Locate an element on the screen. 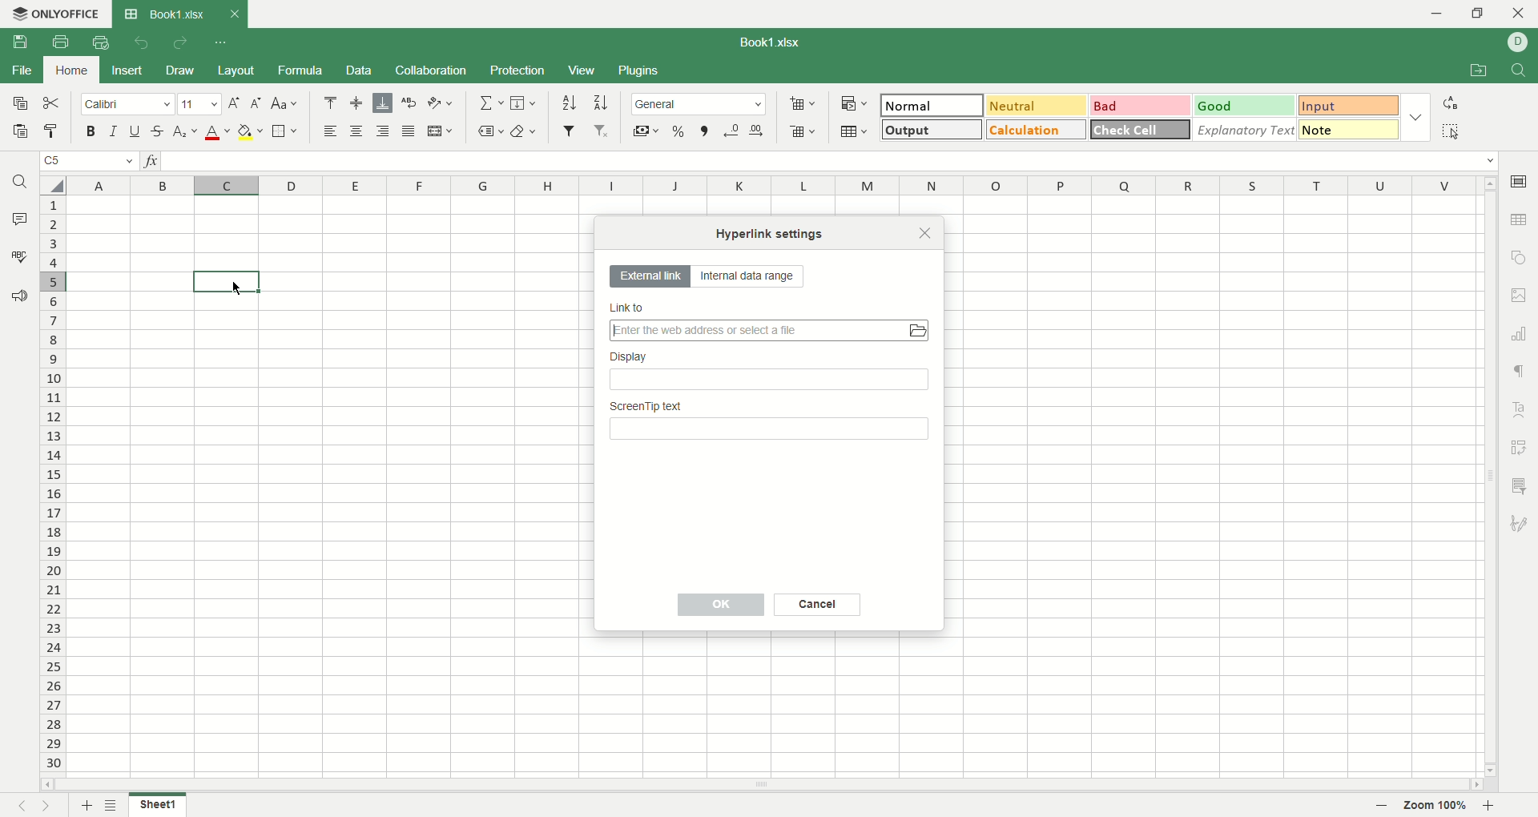 The width and height of the screenshot is (1538, 817). collaboration is located at coordinates (432, 72).